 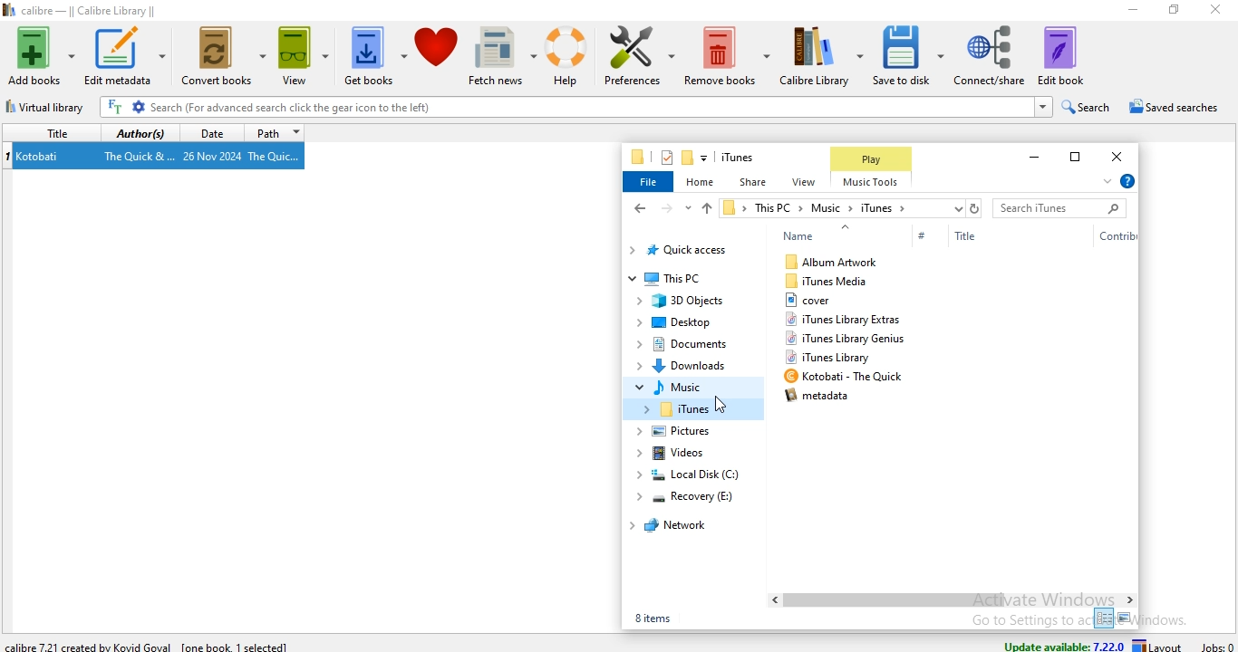 What do you see at coordinates (1059, 206) in the screenshot?
I see `search bar` at bounding box center [1059, 206].